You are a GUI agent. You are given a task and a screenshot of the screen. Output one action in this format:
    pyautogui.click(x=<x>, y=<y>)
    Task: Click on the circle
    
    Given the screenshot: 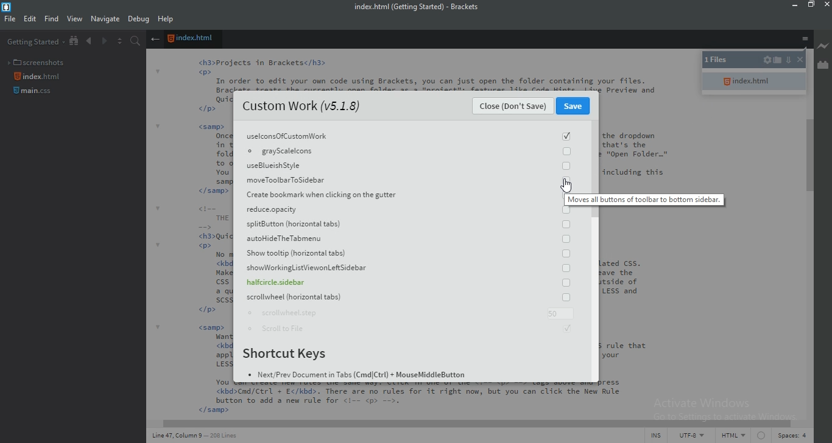 What is the action you would take?
    pyautogui.click(x=760, y=437)
    